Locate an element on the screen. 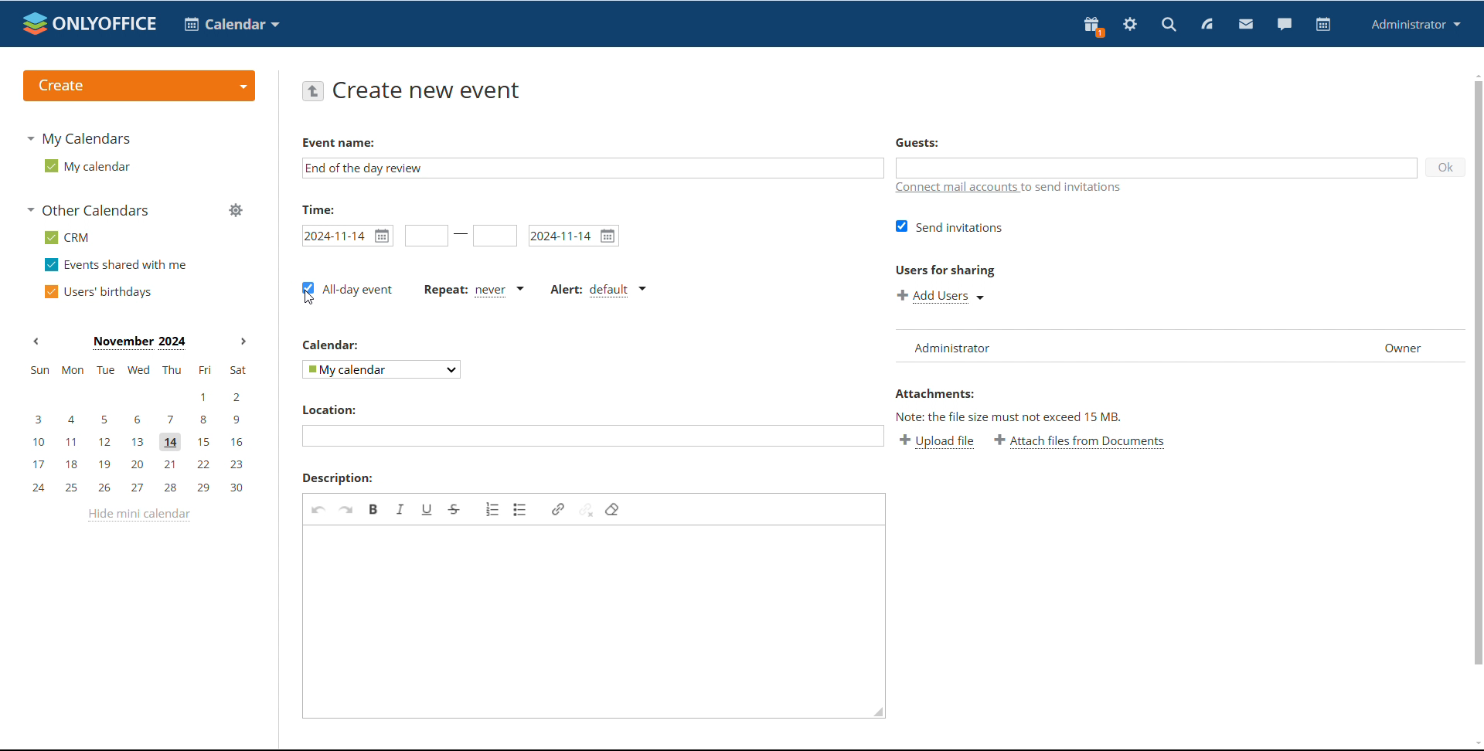 The width and height of the screenshot is (1484, 751). users for sharing is located at coordinates (945, 270).